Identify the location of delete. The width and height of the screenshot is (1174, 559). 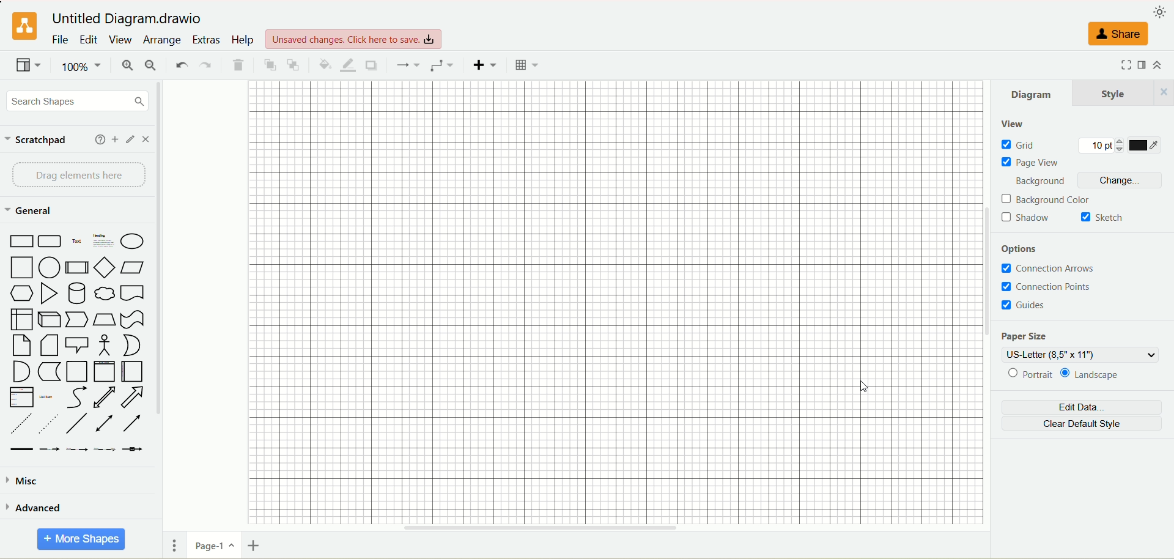
(238, 65).